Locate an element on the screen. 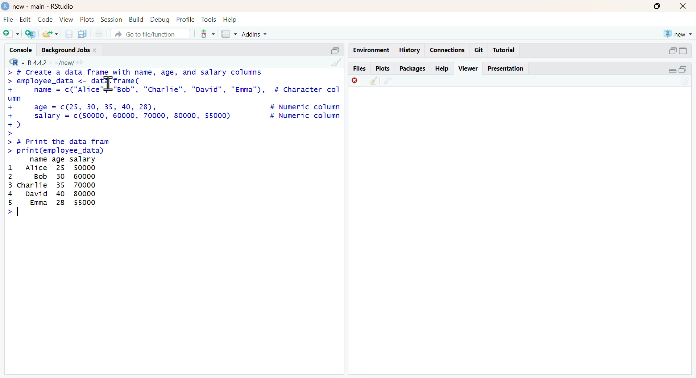 The height and width of the screenshot is (378, 696). Git is located at coordinates (480, 50).